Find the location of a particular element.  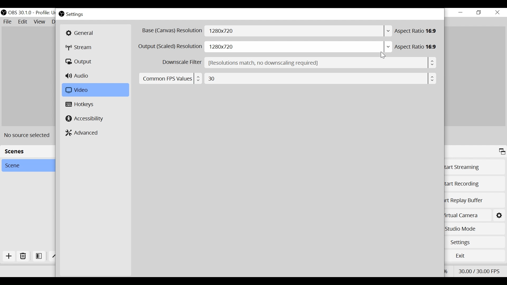

No Source Selected is located at coordinates (29, 135).